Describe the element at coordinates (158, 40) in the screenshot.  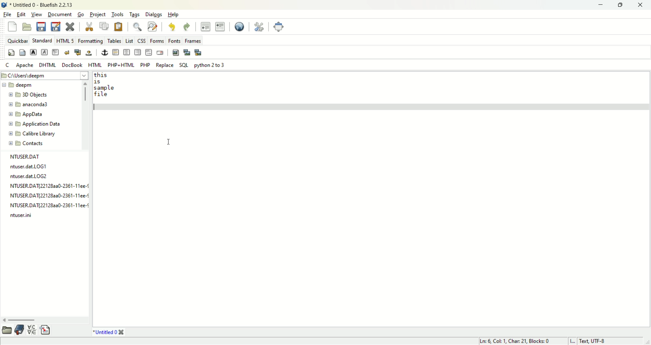
I see `forms` at that location.